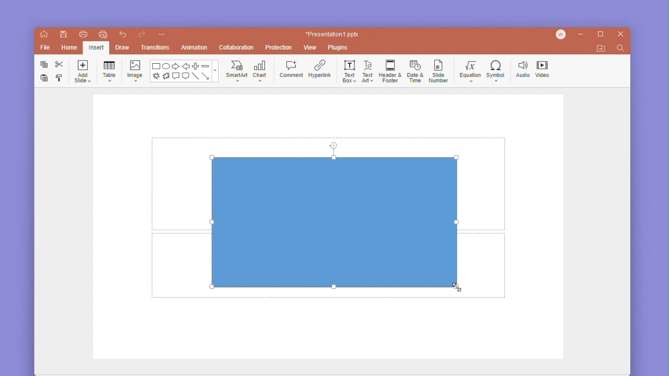  Describe the element at coordinates (389, 70) in the screenshot. I see `header & footer` at that location.